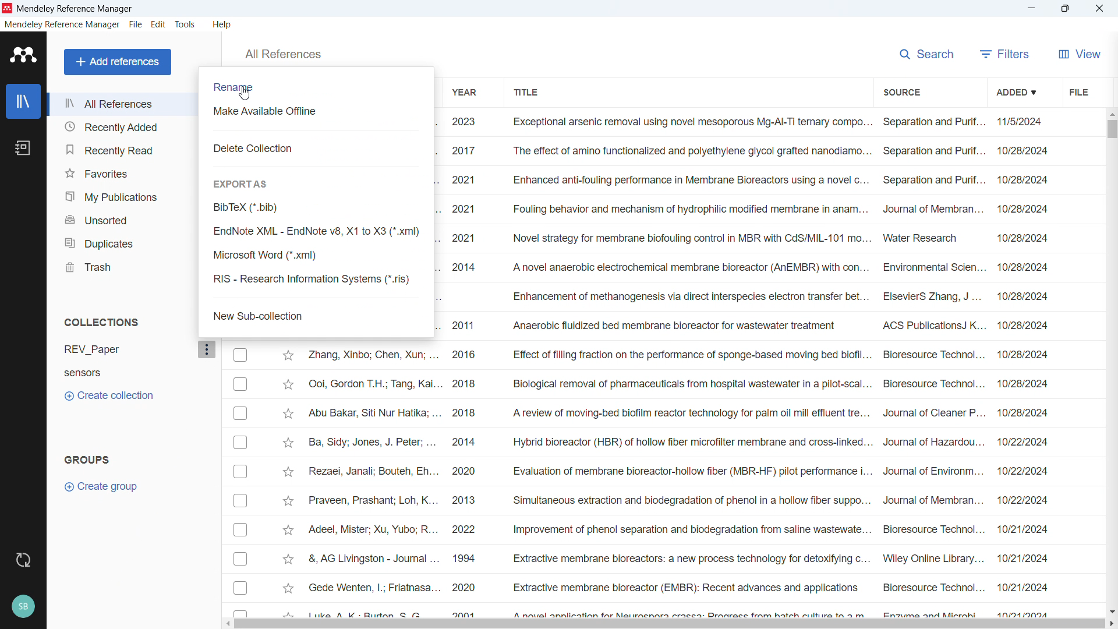  I want to click on File , so click(136, 24).